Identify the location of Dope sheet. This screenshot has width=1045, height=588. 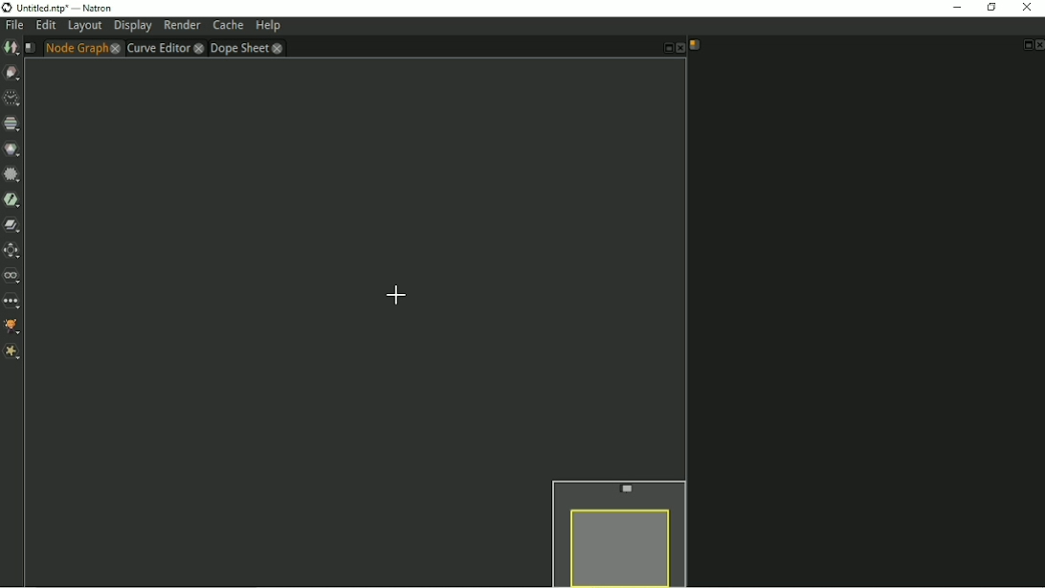
(247, 48).